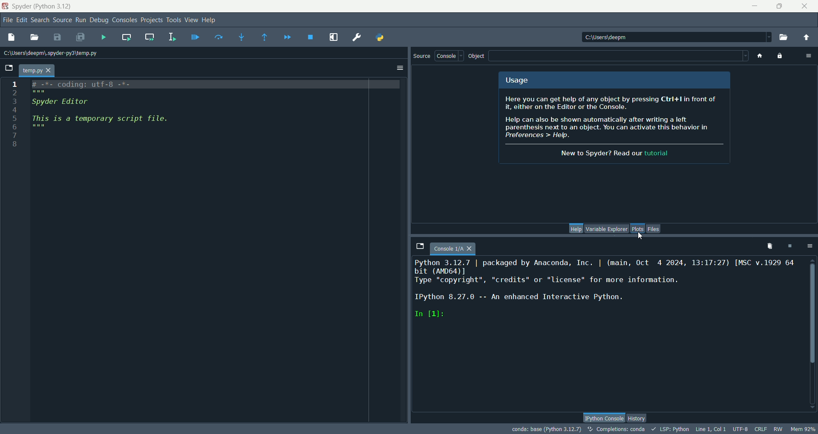 The height and width of the screenshot is (434, 818). What do you see at coordinates (6, 6) in the screenshot?
I see `logo` at bounding box center [6, 6].